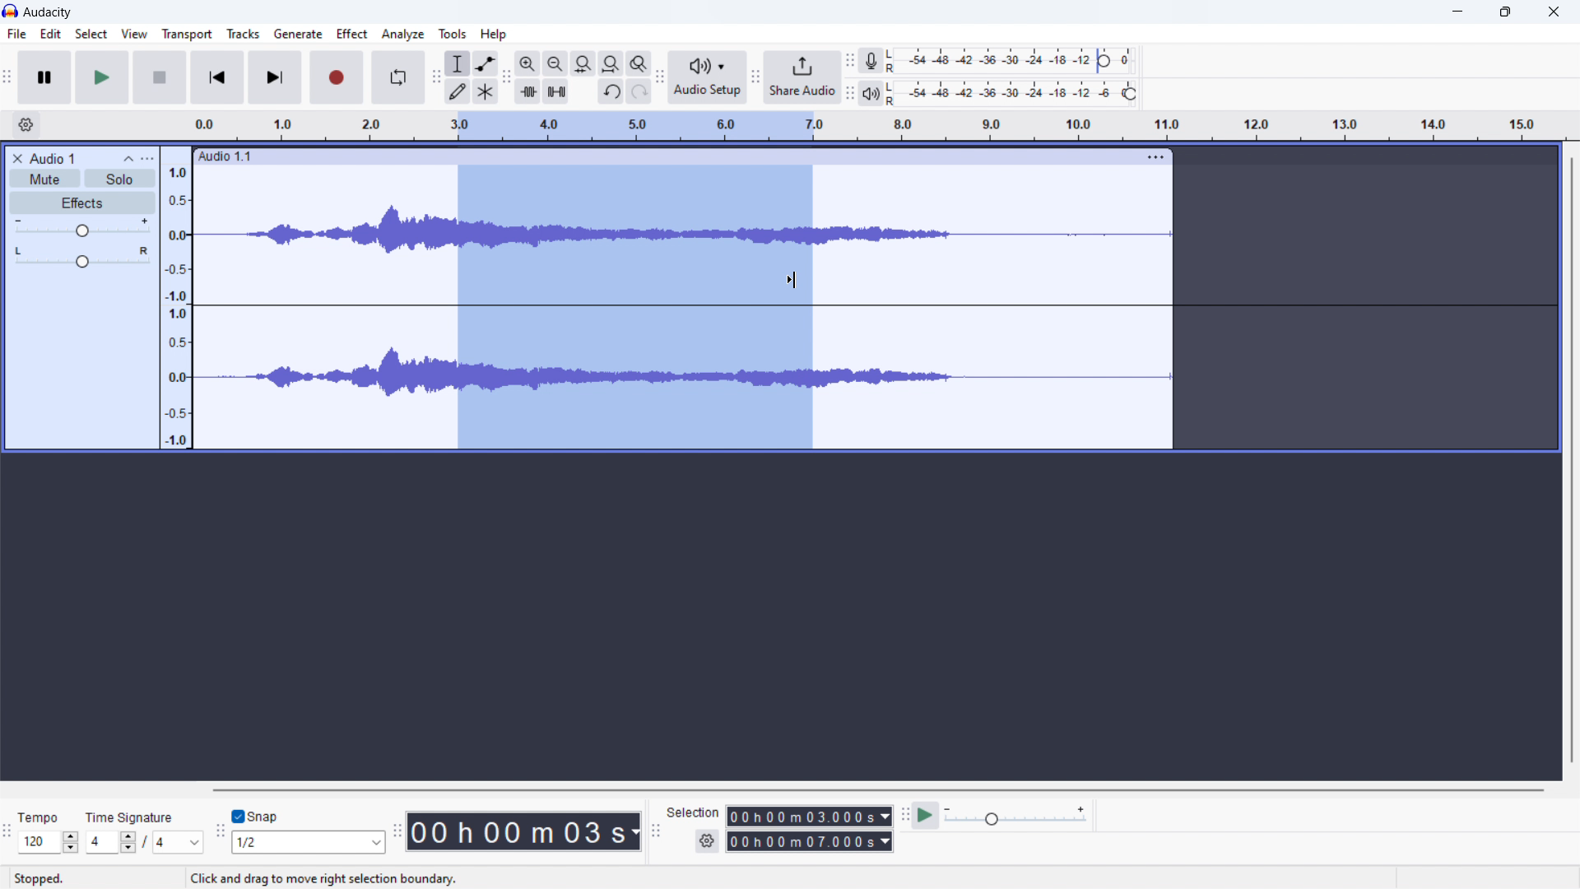 This screenshot has width=1580, height=889. I want to click on soundtrack, so click(314, 313).